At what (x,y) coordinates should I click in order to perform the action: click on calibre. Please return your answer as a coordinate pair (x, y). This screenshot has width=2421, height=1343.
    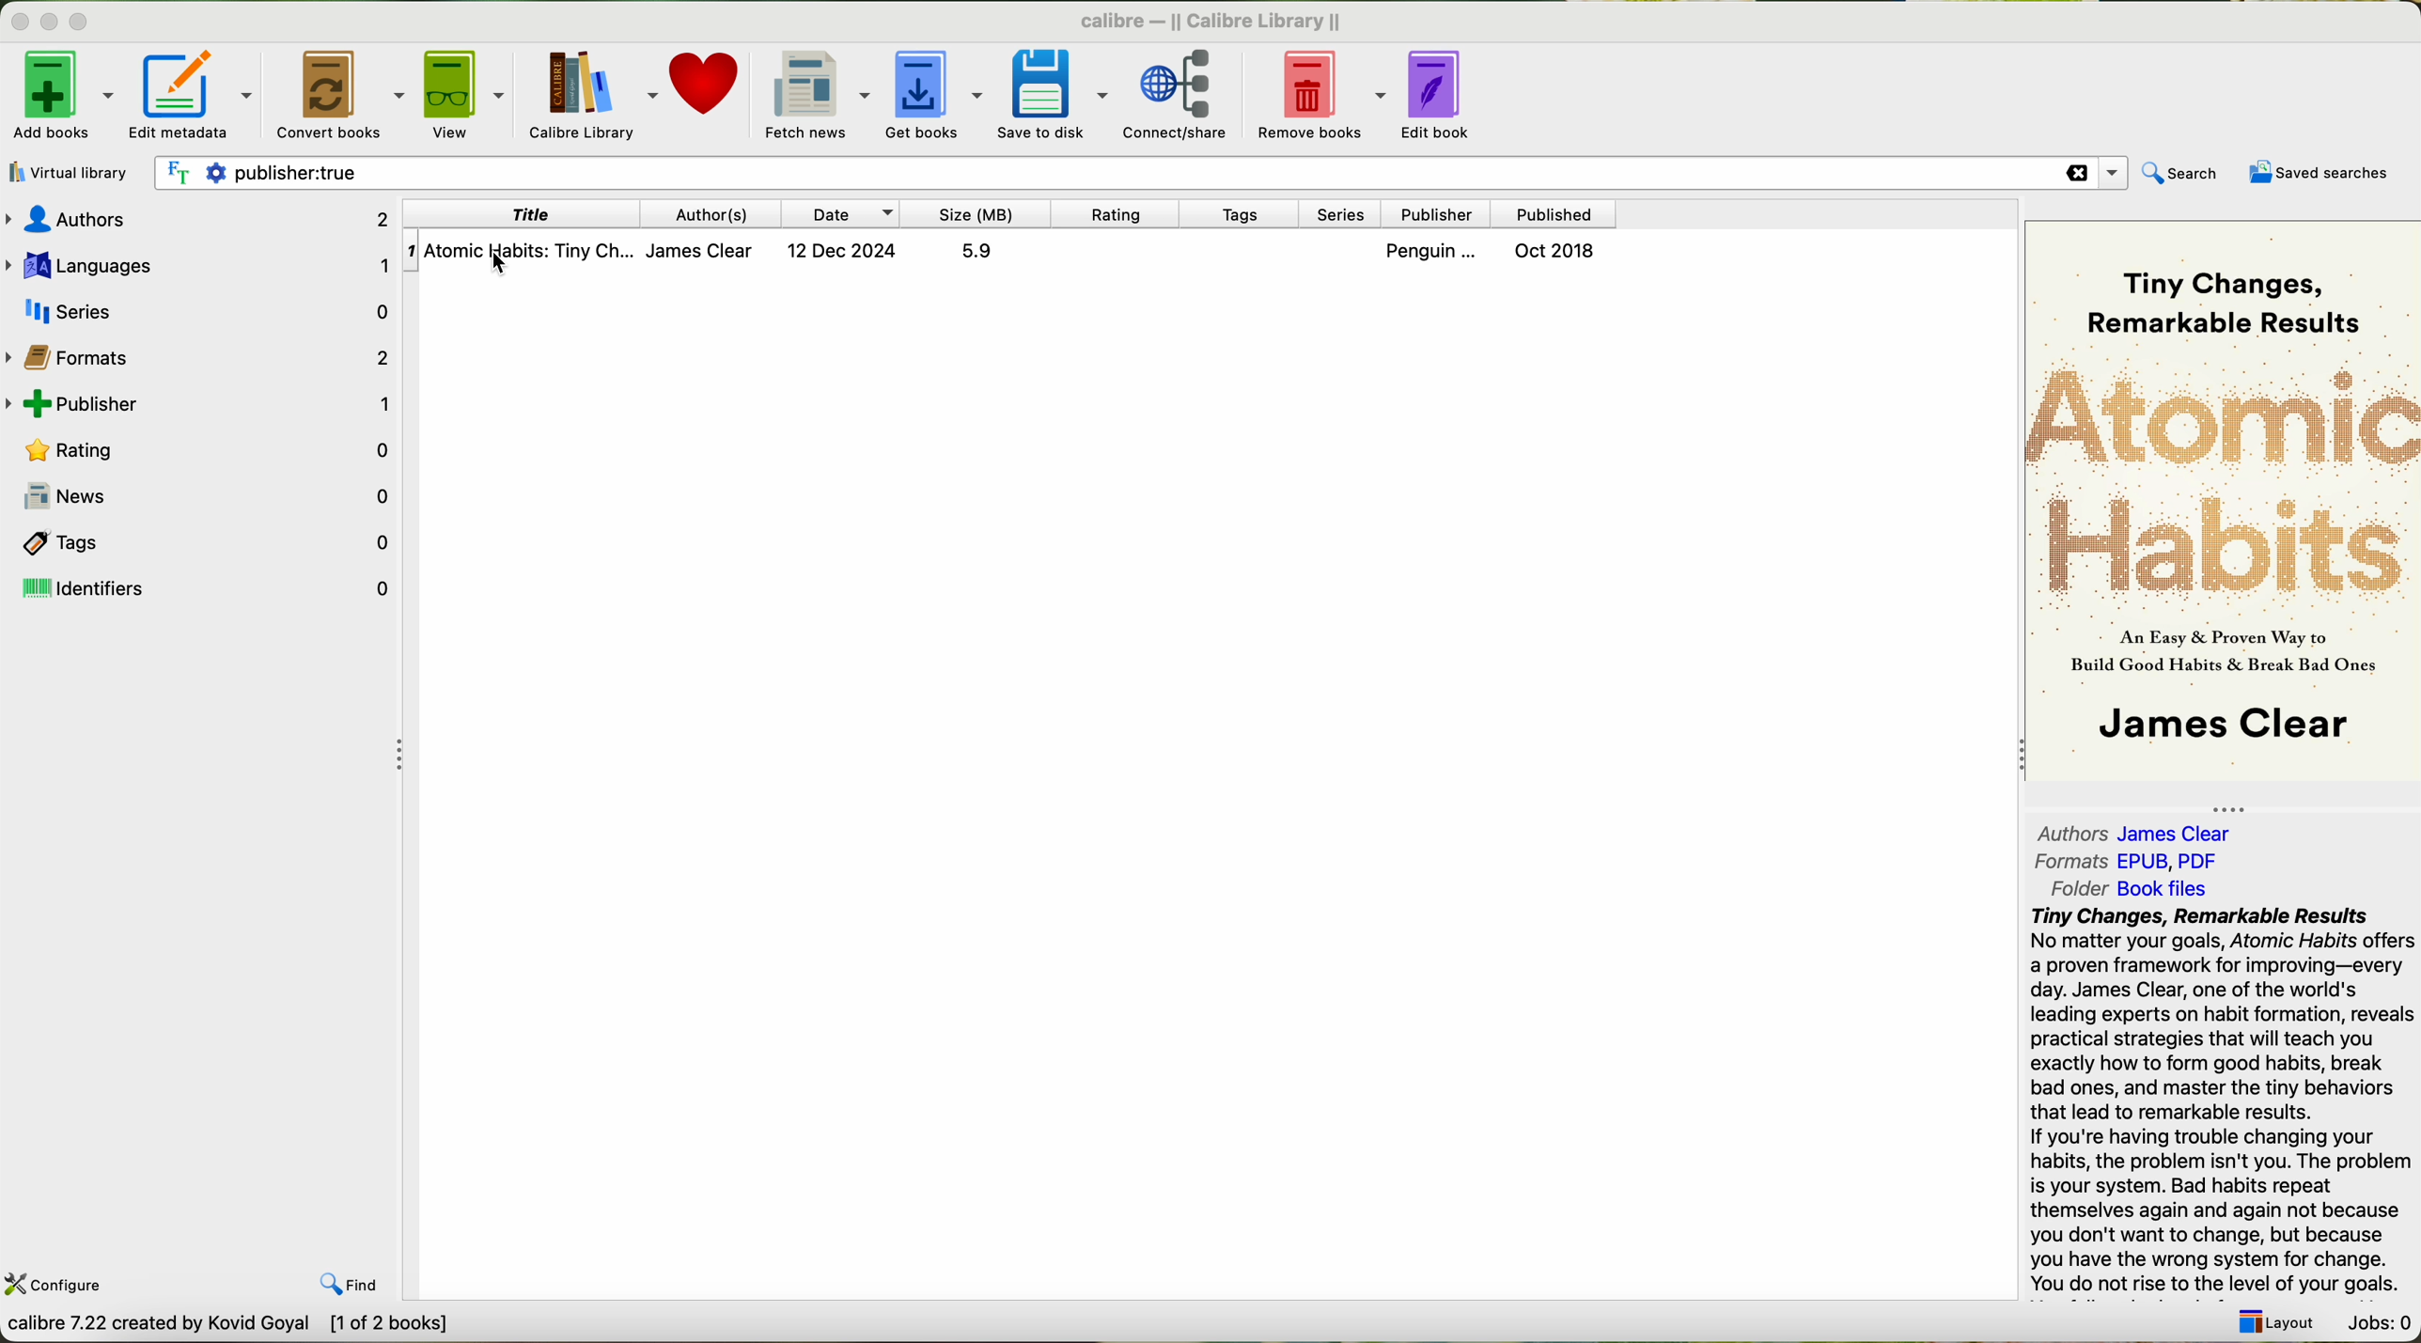
    Looking at the image, I should click on (1209, 17).